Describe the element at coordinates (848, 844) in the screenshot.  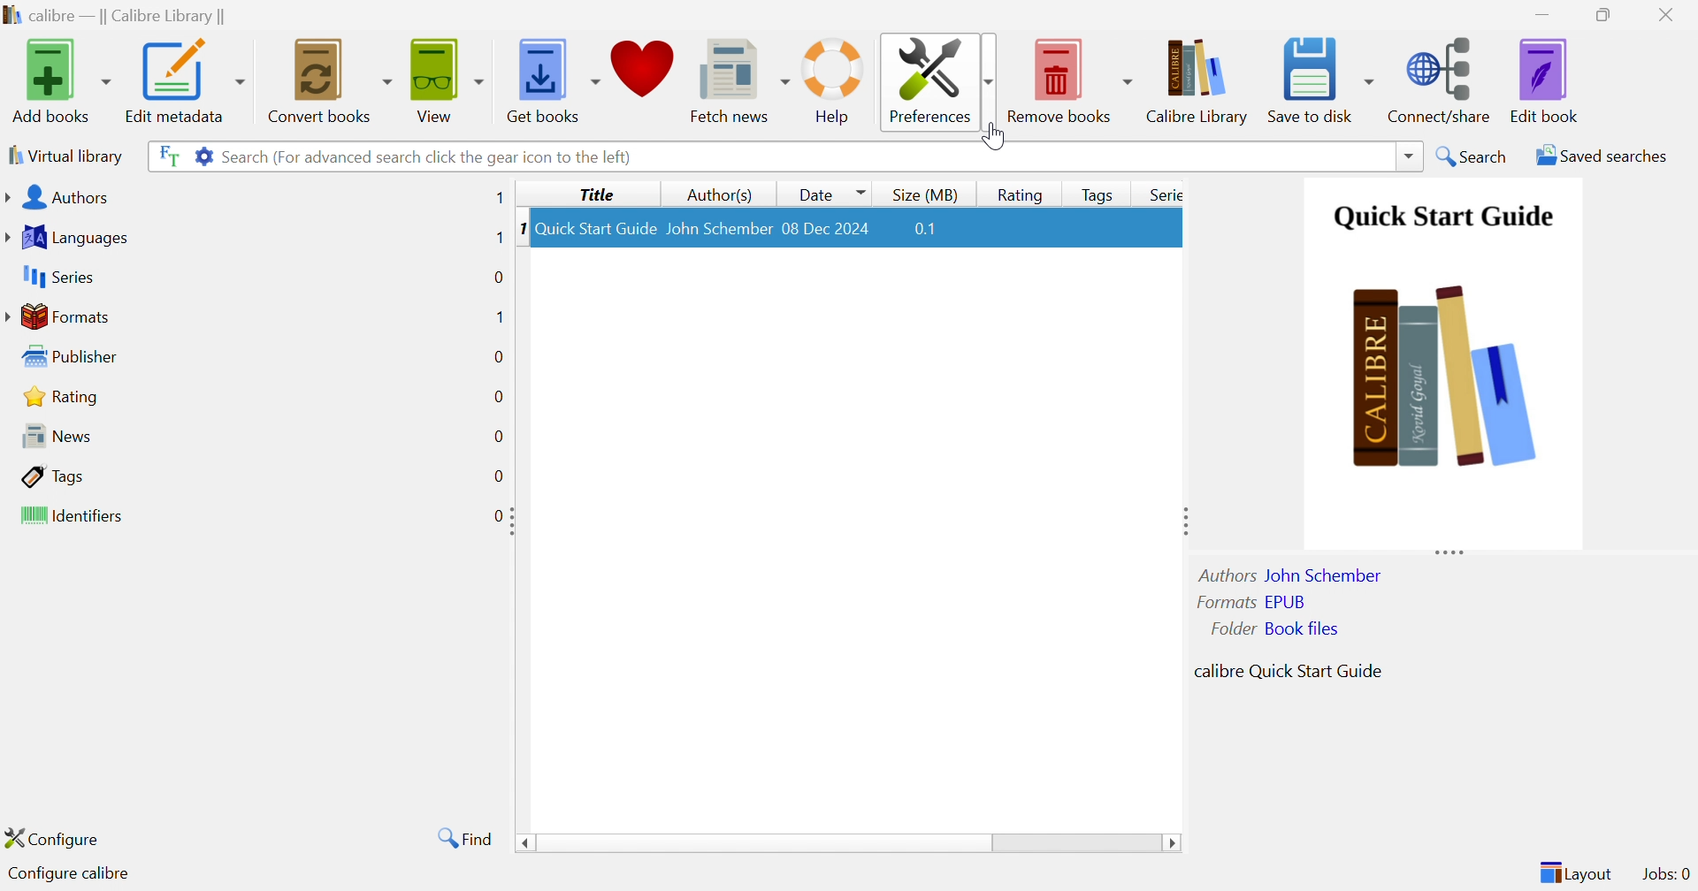
I see `scroll bar` at that location.